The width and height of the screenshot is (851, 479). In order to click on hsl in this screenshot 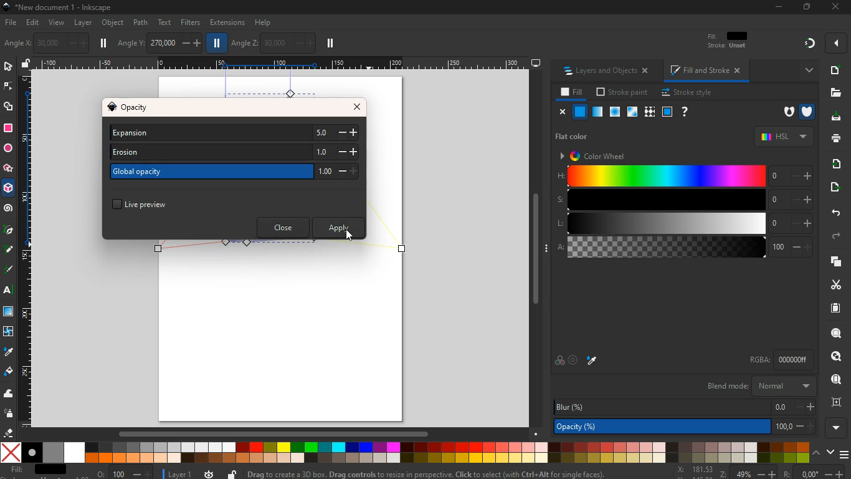, I will do `click(782, 137)`.